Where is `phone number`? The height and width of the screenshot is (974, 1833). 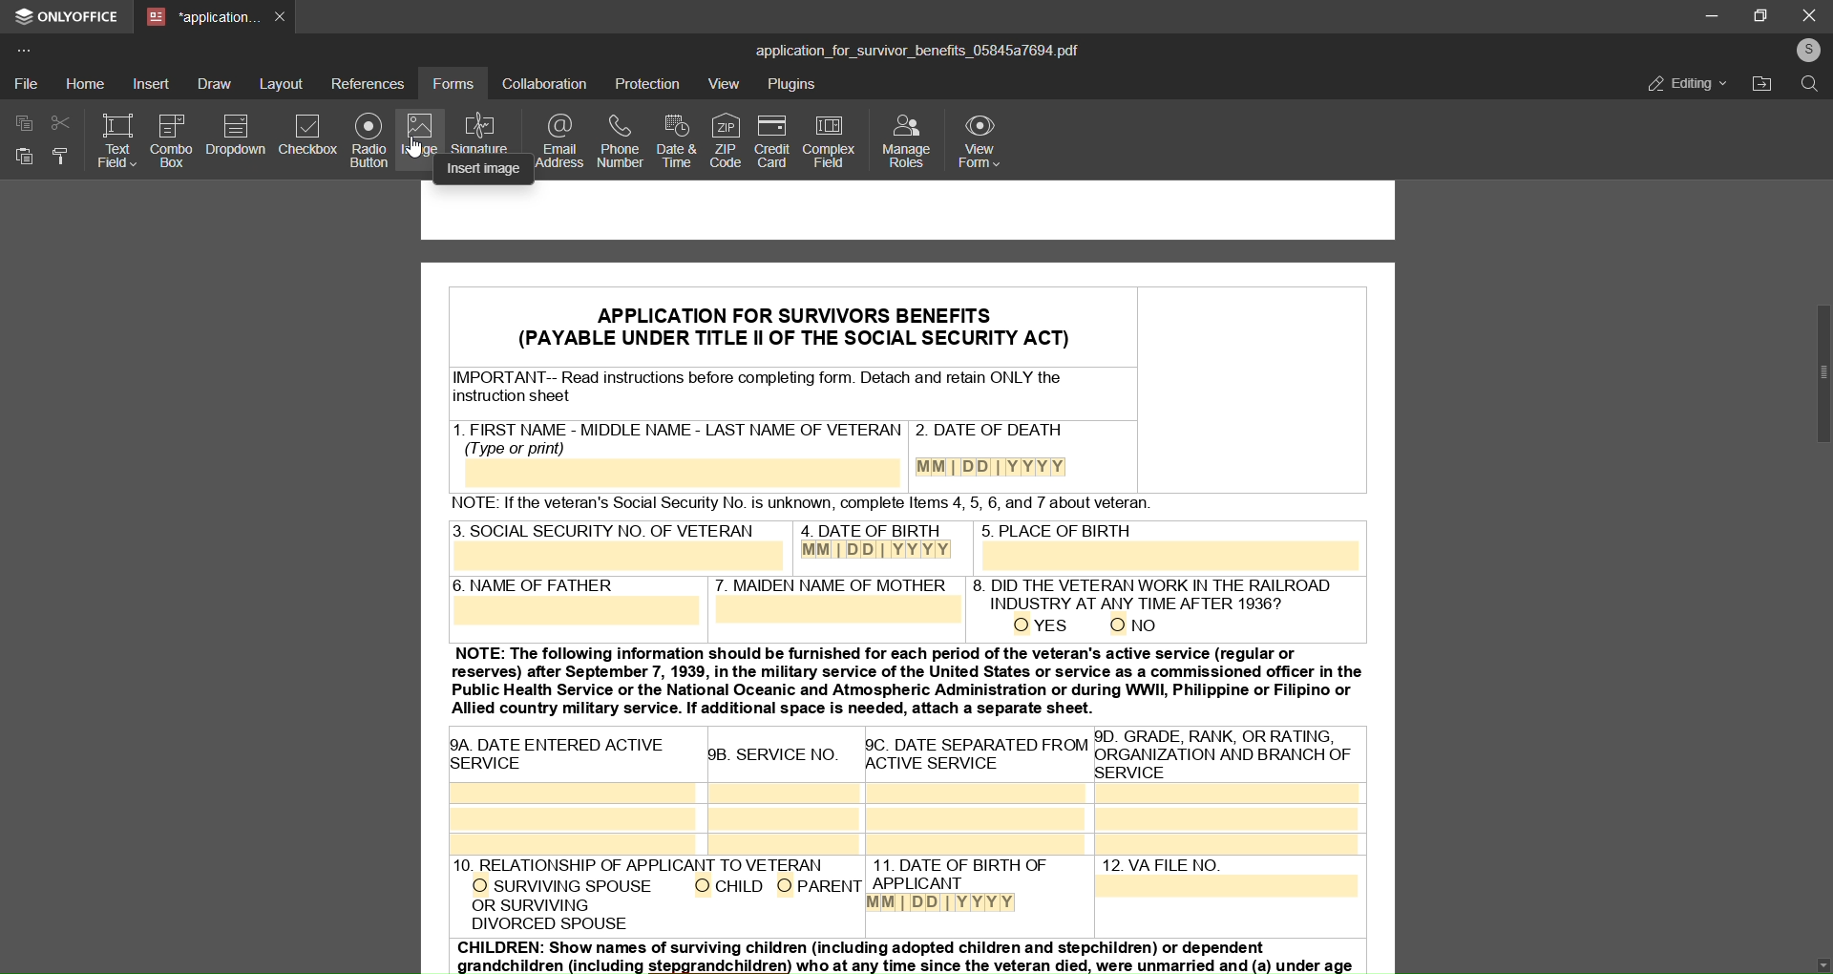 phone number is located at coordinates (617, 143).